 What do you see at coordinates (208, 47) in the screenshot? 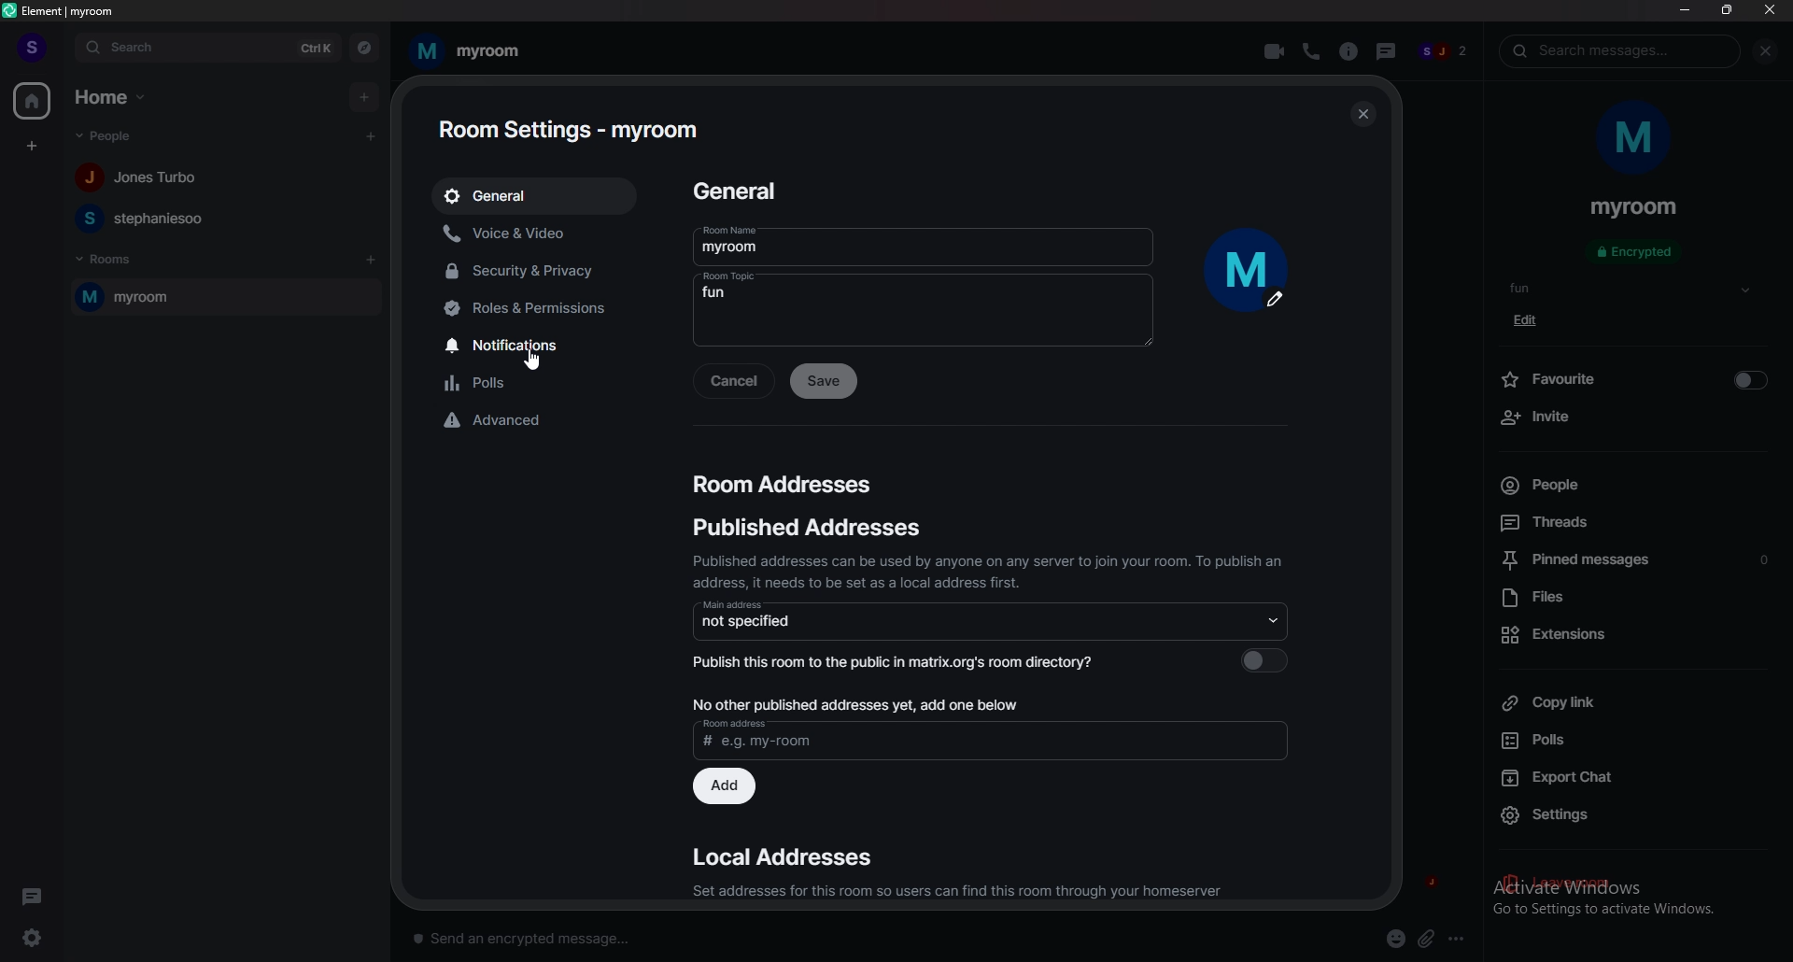
I see `search bar` at bounding box center [208, 47].